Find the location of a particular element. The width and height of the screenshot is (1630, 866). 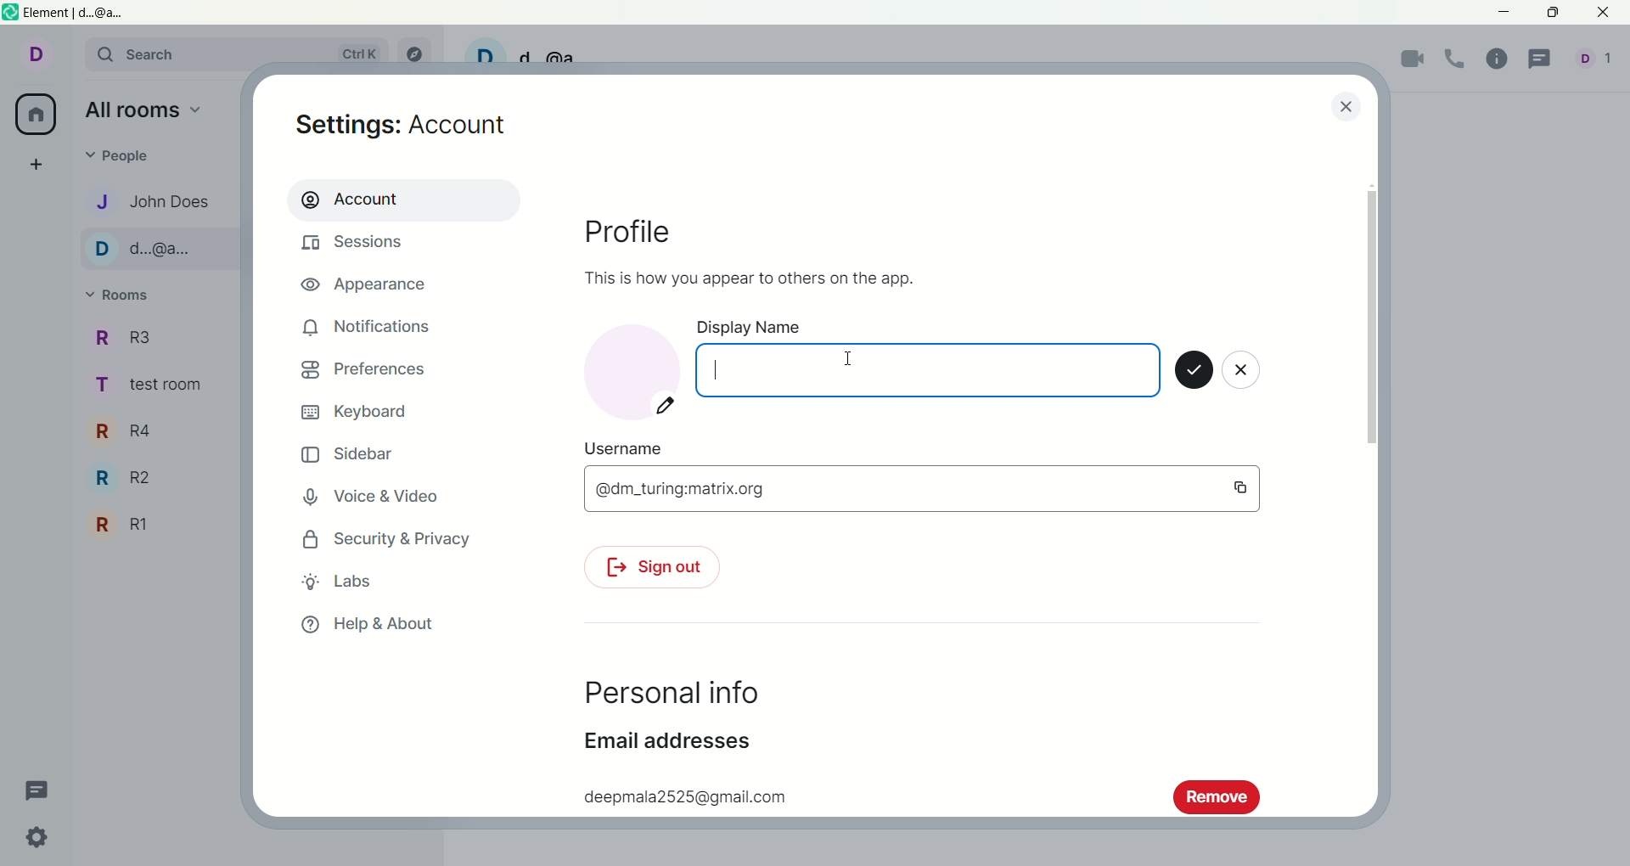

sidebar is located at coordinates (350, 457).